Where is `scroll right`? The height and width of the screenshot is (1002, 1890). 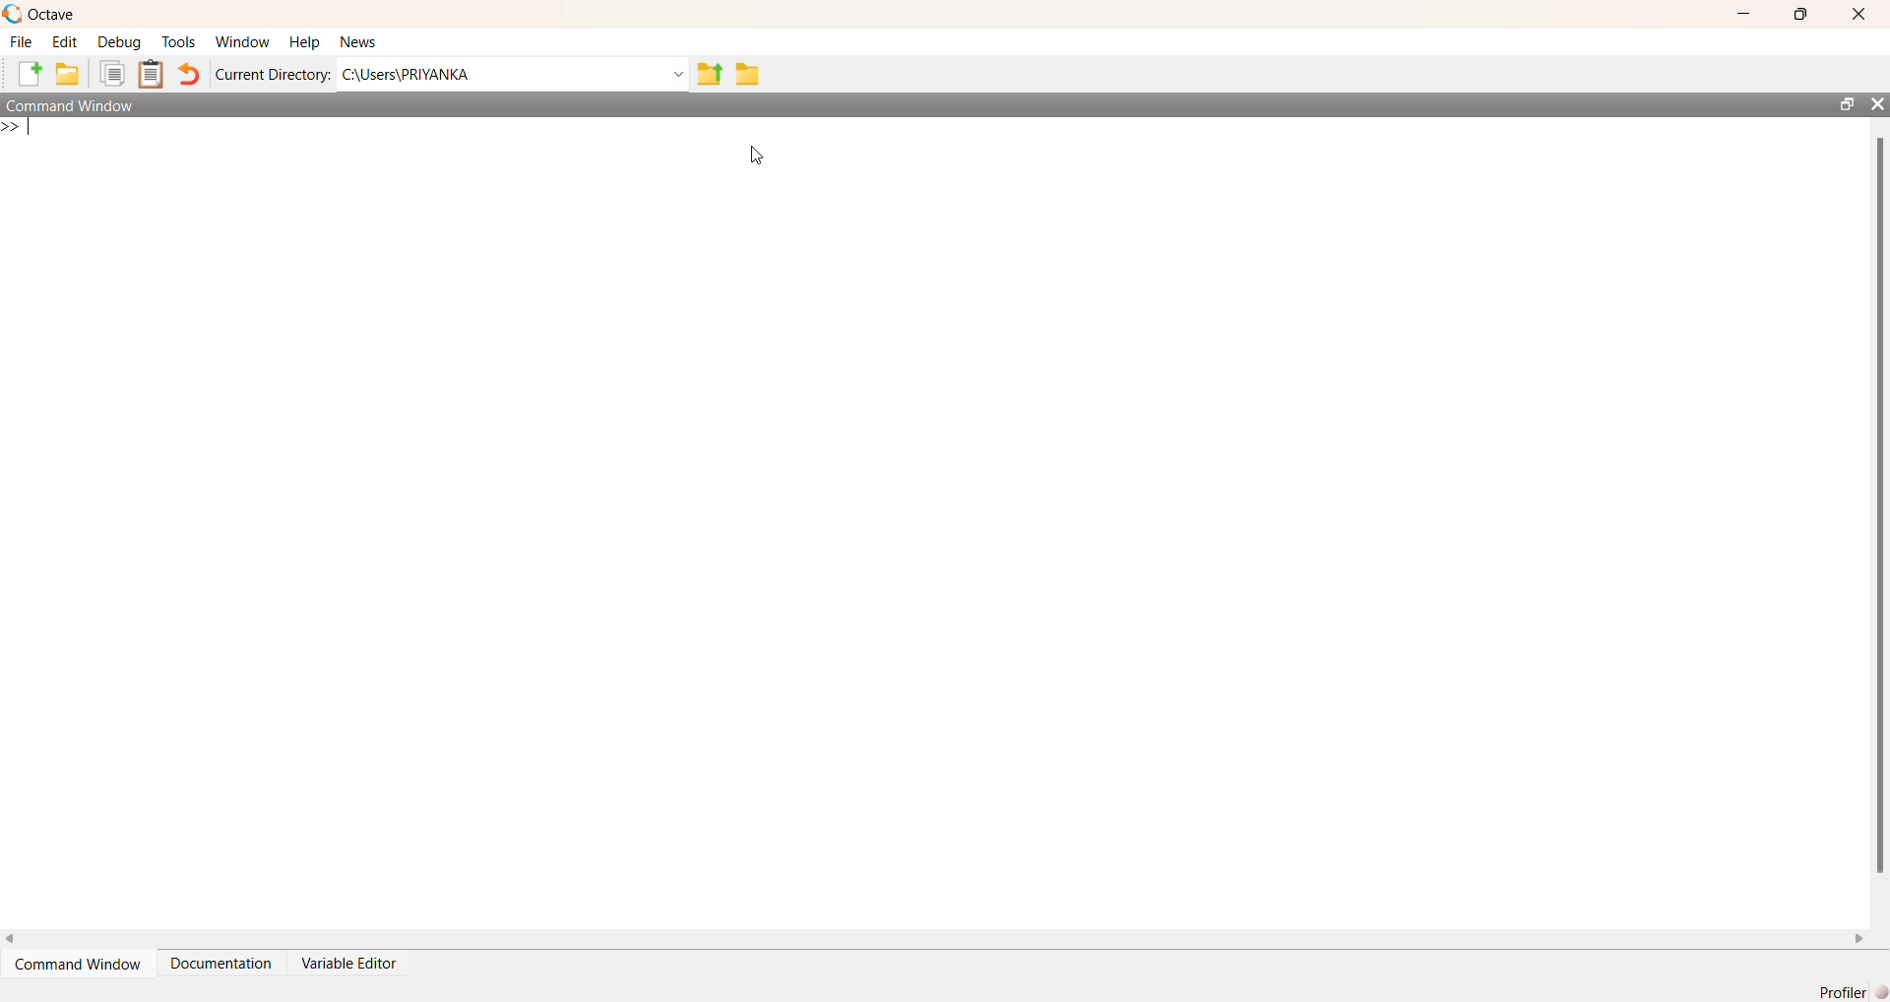
scroll right is located at coordinates (1858, 939).